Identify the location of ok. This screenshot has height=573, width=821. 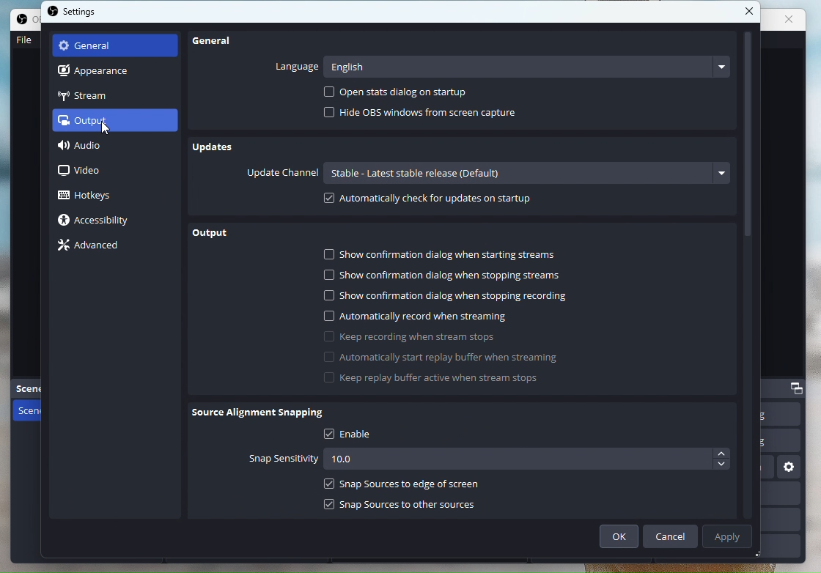
(619, 537).